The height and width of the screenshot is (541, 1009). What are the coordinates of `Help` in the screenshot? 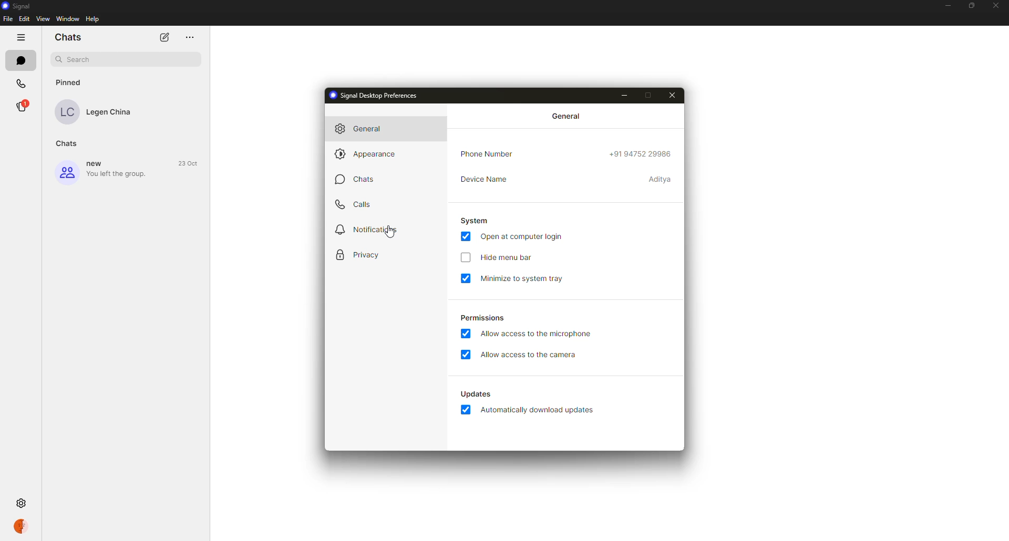 It's located at (92, 19).